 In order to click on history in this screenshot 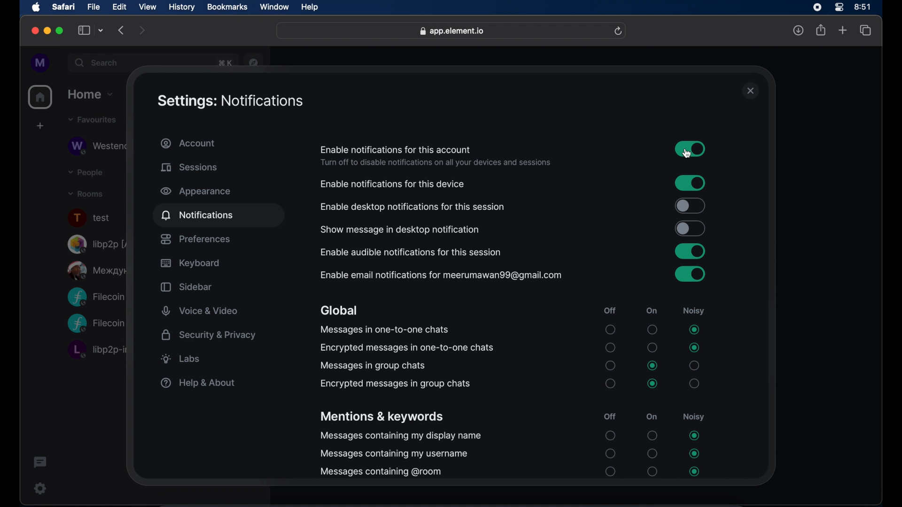, I will do `click(182, 8)`.